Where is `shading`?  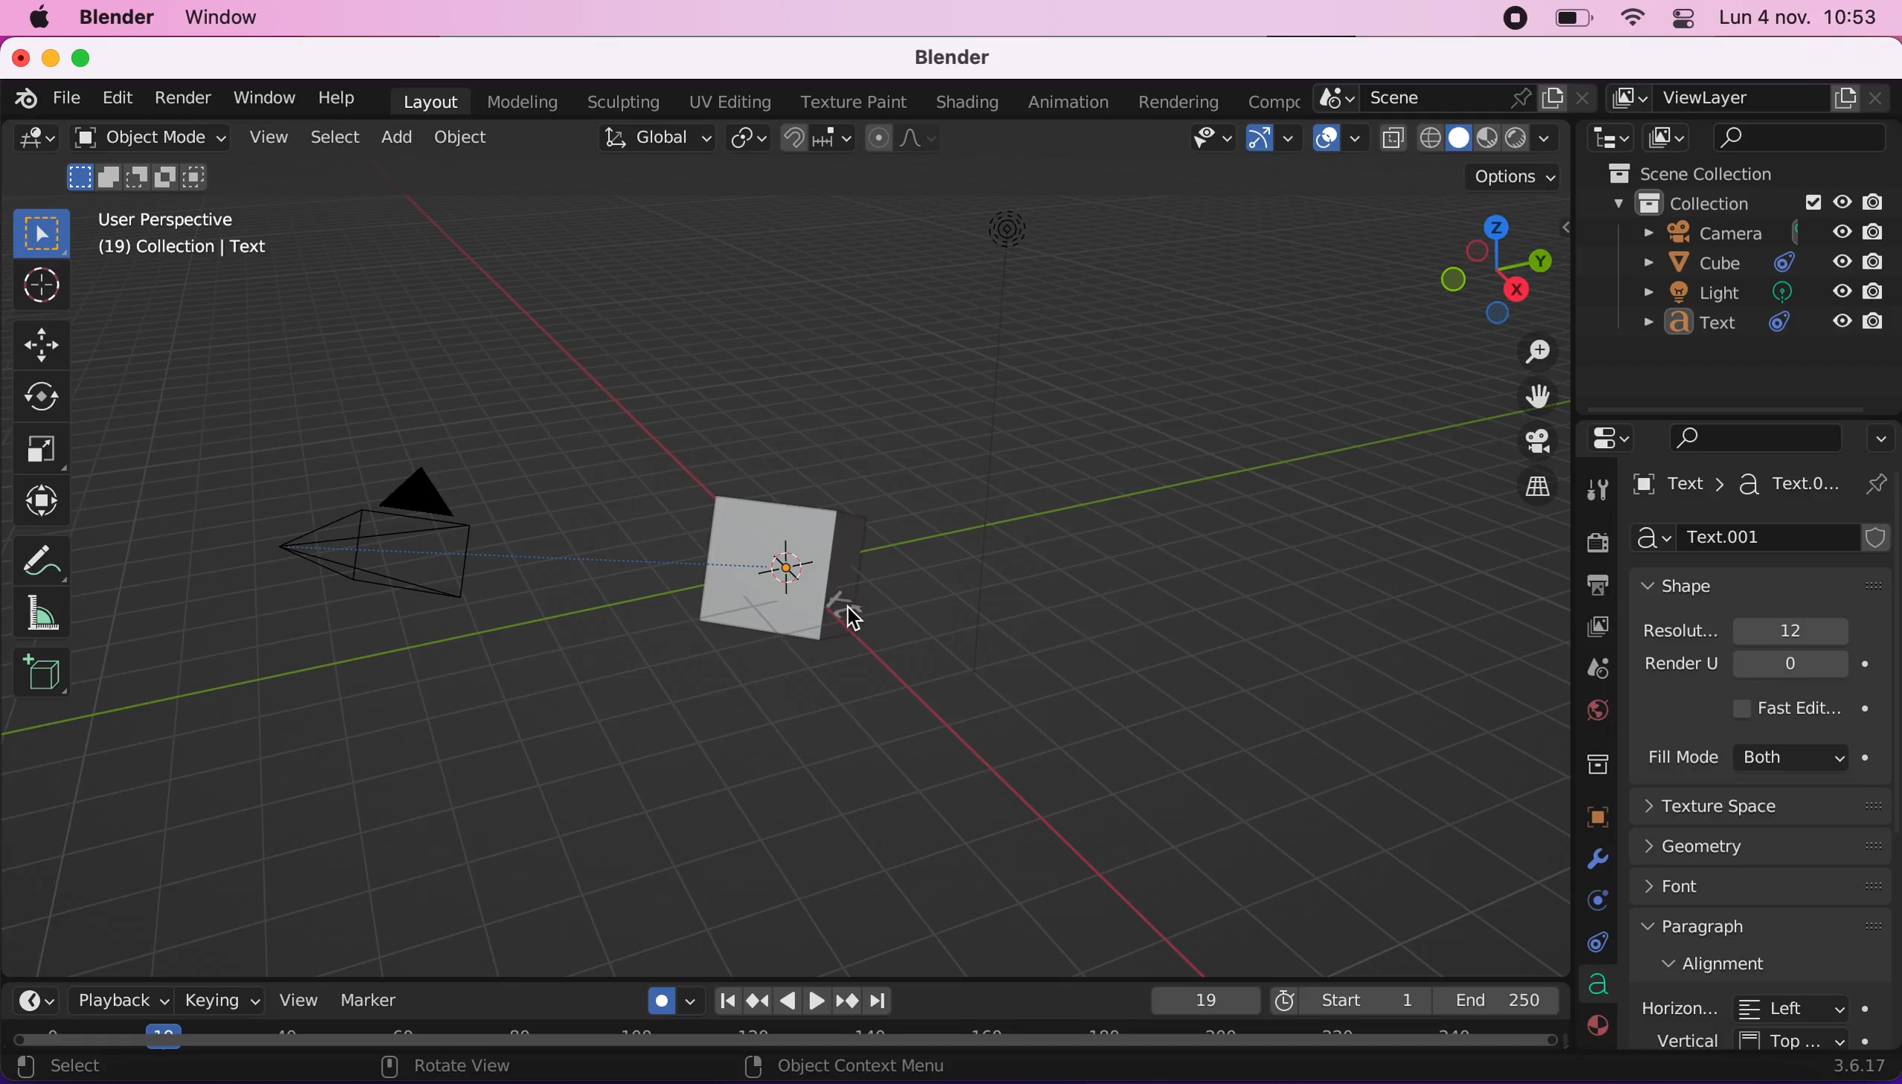
shading is located at coordinates (1484, 139).